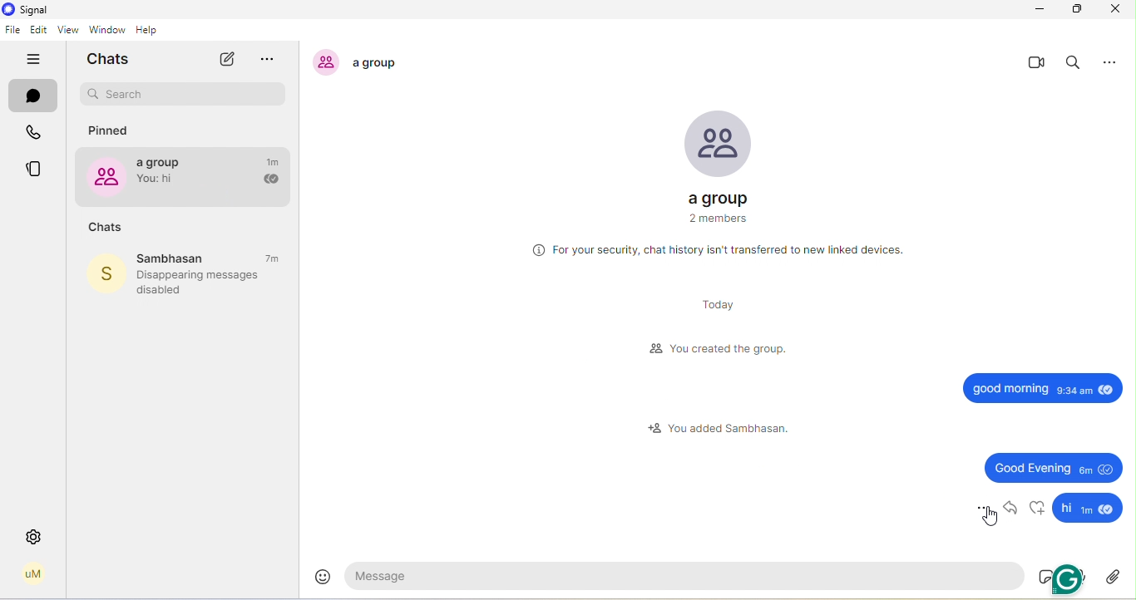 This screenshot has width=1136, height=600. Describe the element at coordinates (1036, 63) in the screenshot. I see `video call` at that location.